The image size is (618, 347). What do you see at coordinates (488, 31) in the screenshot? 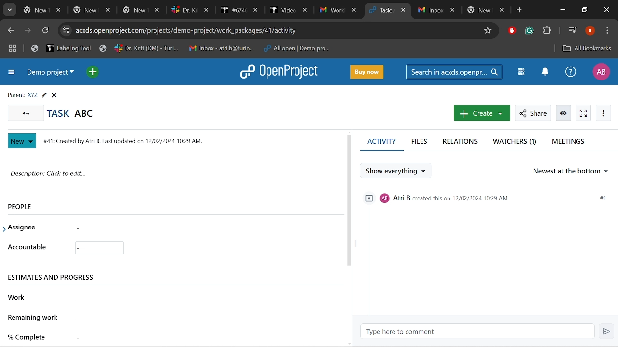
I see `Add/remove bookmark` at bounding box center [488, 31].